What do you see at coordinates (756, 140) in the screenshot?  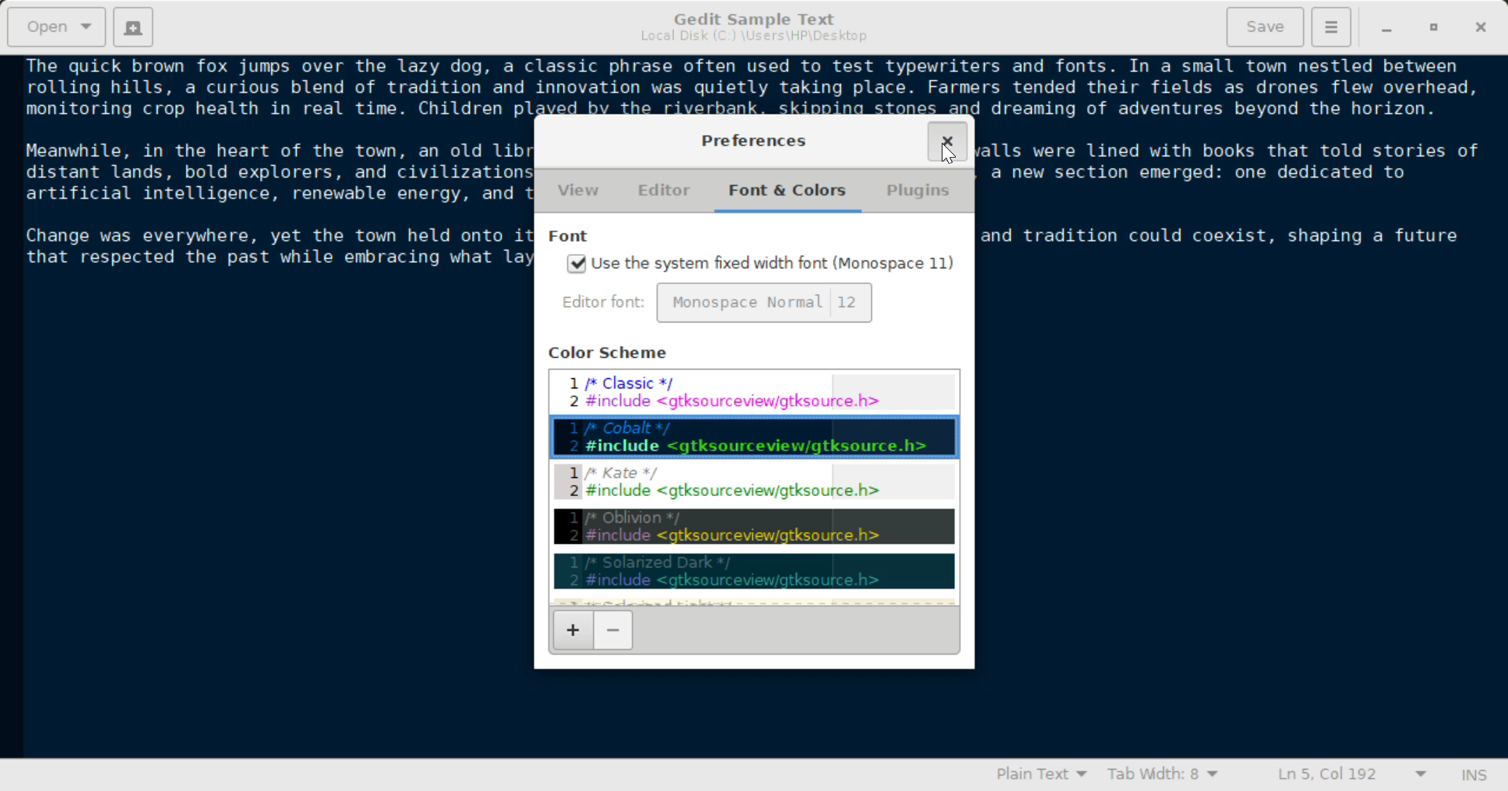 I see `Preferences Setting Window` at bounding box center [756, 140].